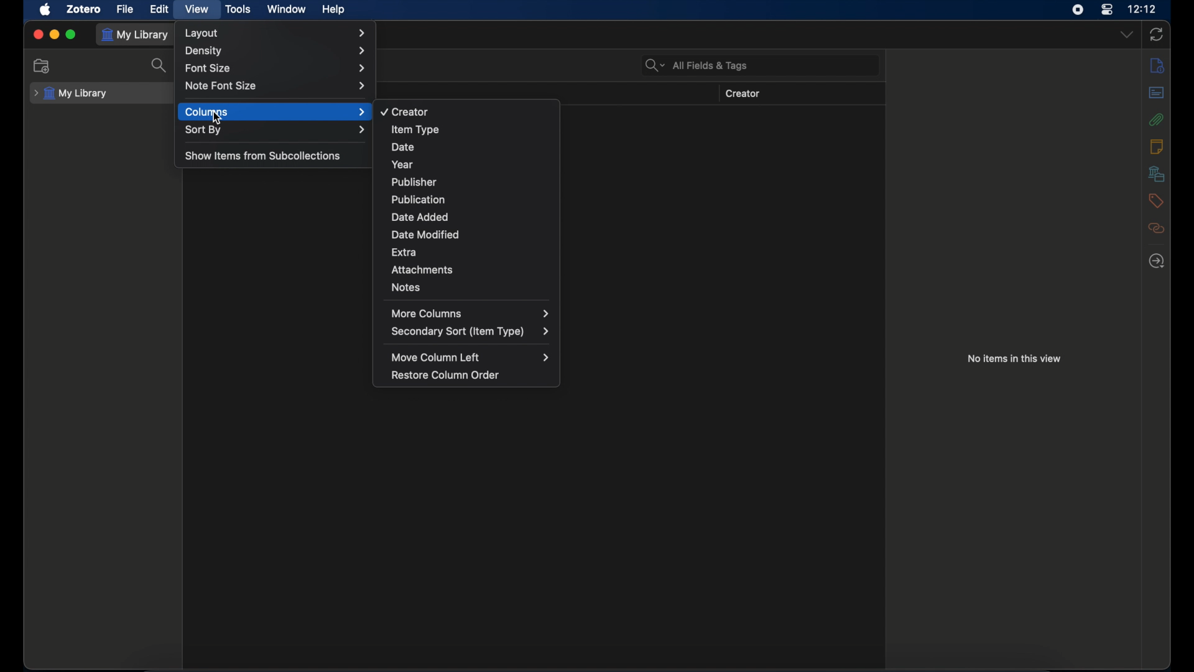 The height and width of the screenshot is (672, 1194). I want to click on creator, so click(404, 112).